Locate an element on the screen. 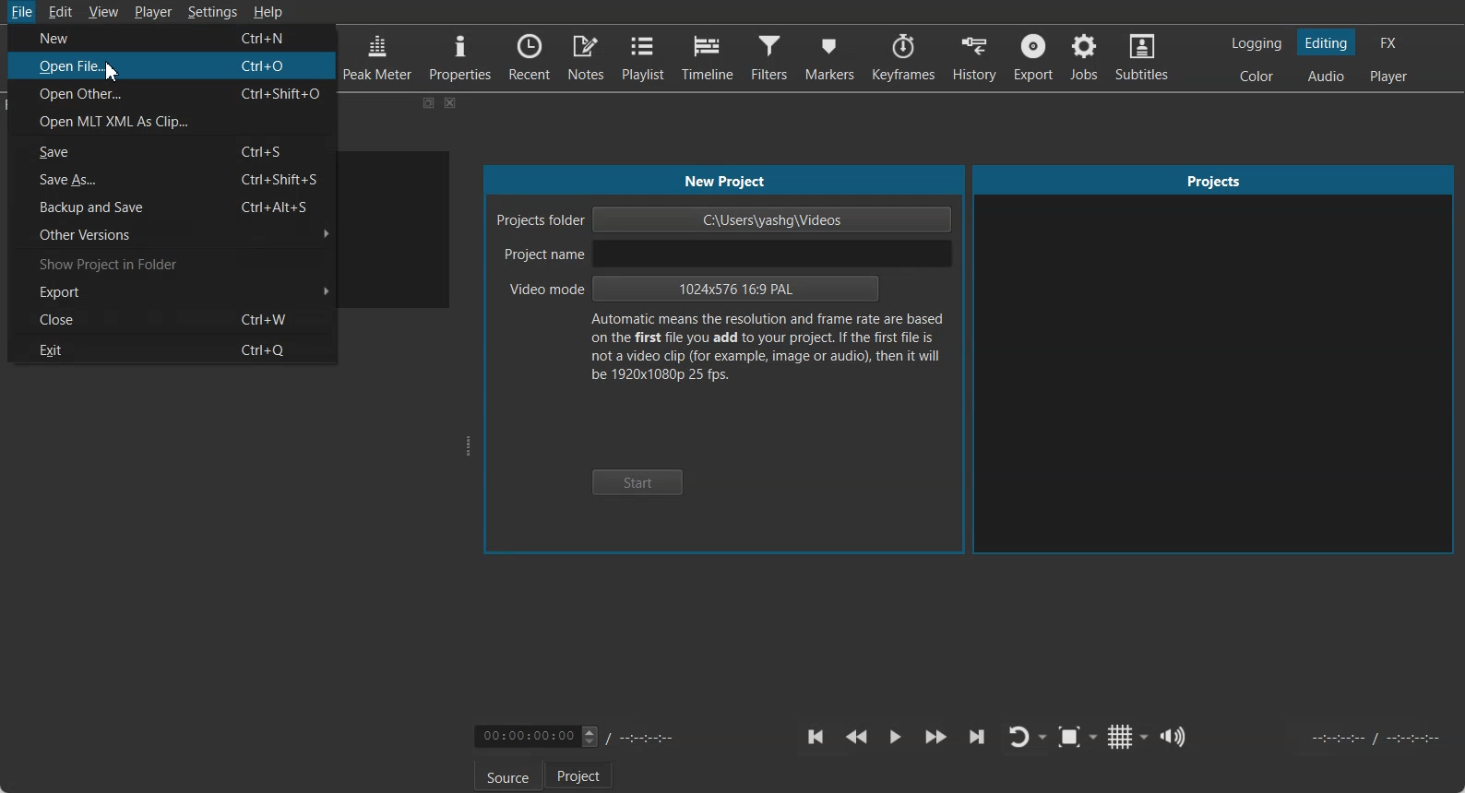 Image resolution: width=1465 pixels, height=793 pixels. Open MLT XML As Clip is located at coordinates (173, 121).